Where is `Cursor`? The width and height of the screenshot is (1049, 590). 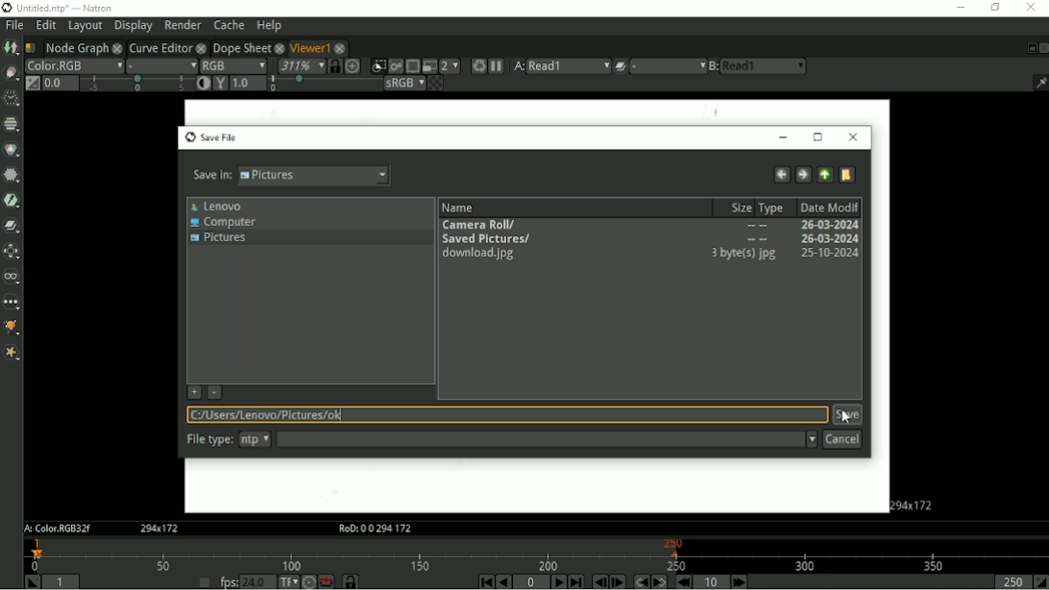
Cursor is located at coordinates (843, 418).